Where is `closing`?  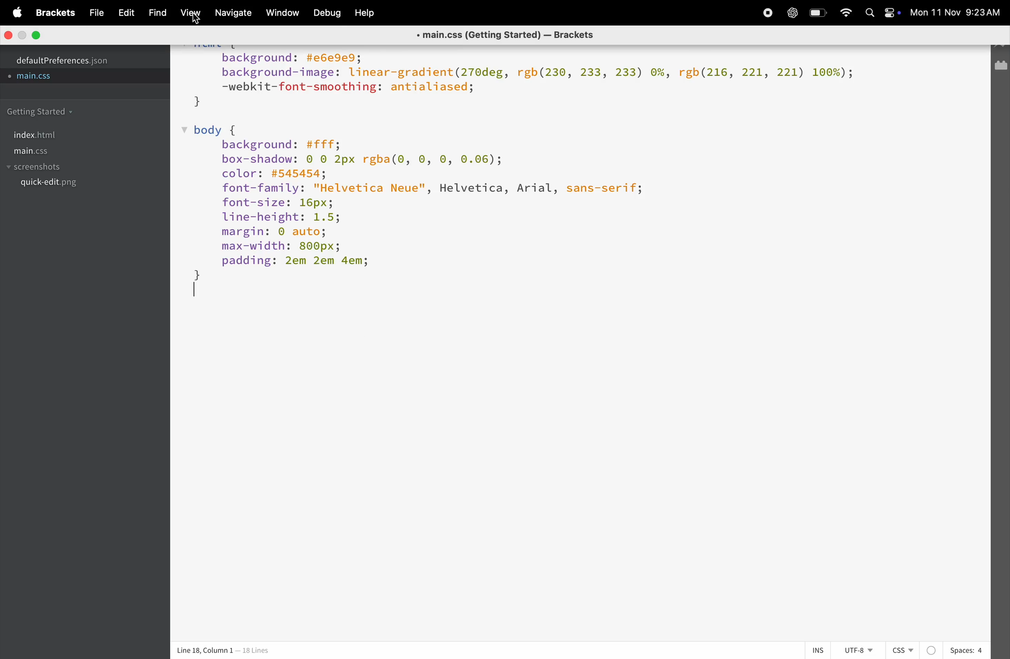
closing is located at coordinates (10, 35).